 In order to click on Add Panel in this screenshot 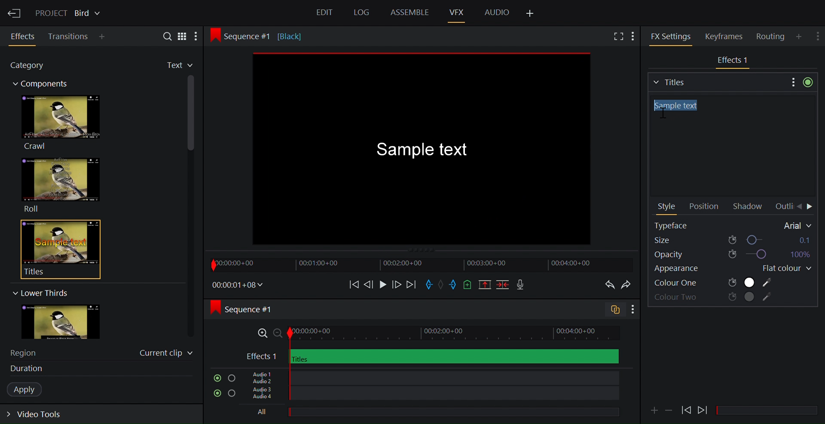, I will do `click(531, 14)`.